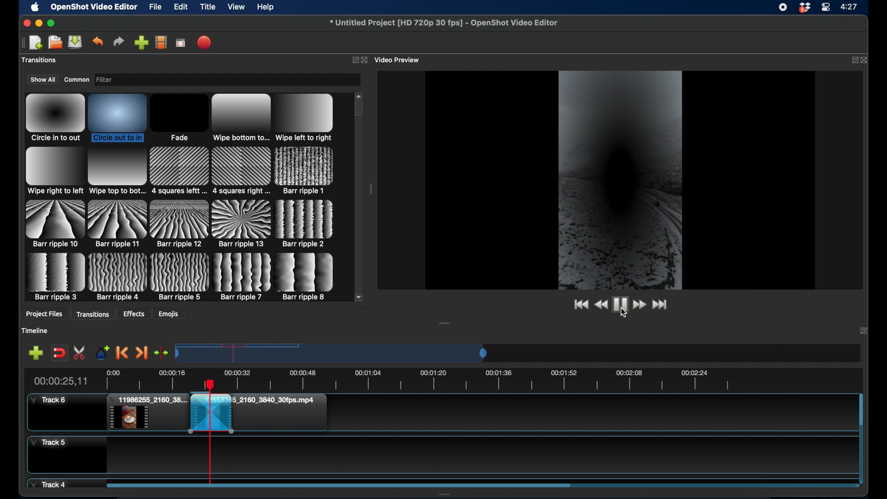  Describe the element at coordinates (620, 178) in the screenshot. I see `video preview` at that location.